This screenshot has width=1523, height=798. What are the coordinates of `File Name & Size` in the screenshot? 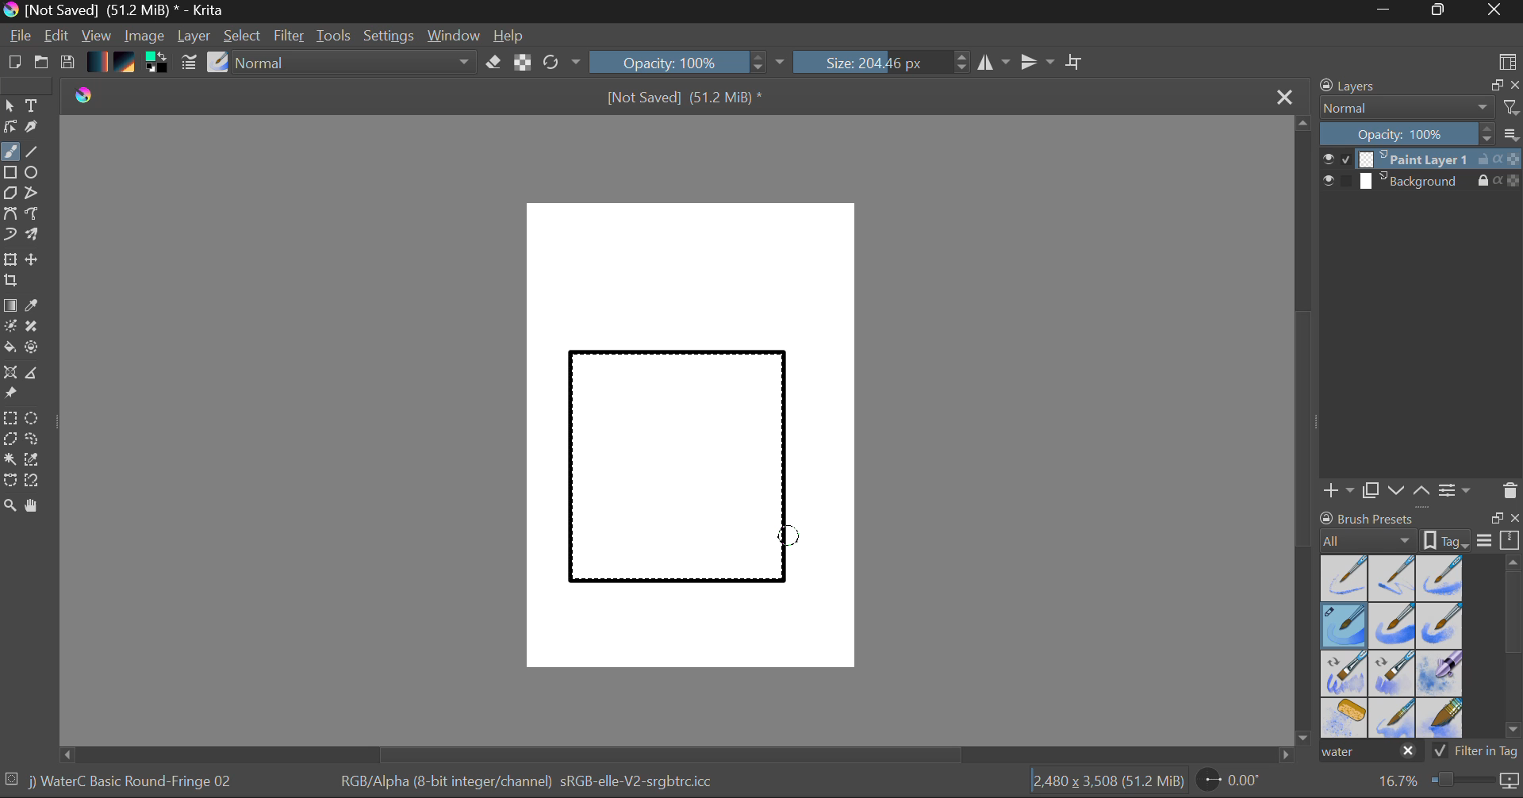 It's located at (685, 99).